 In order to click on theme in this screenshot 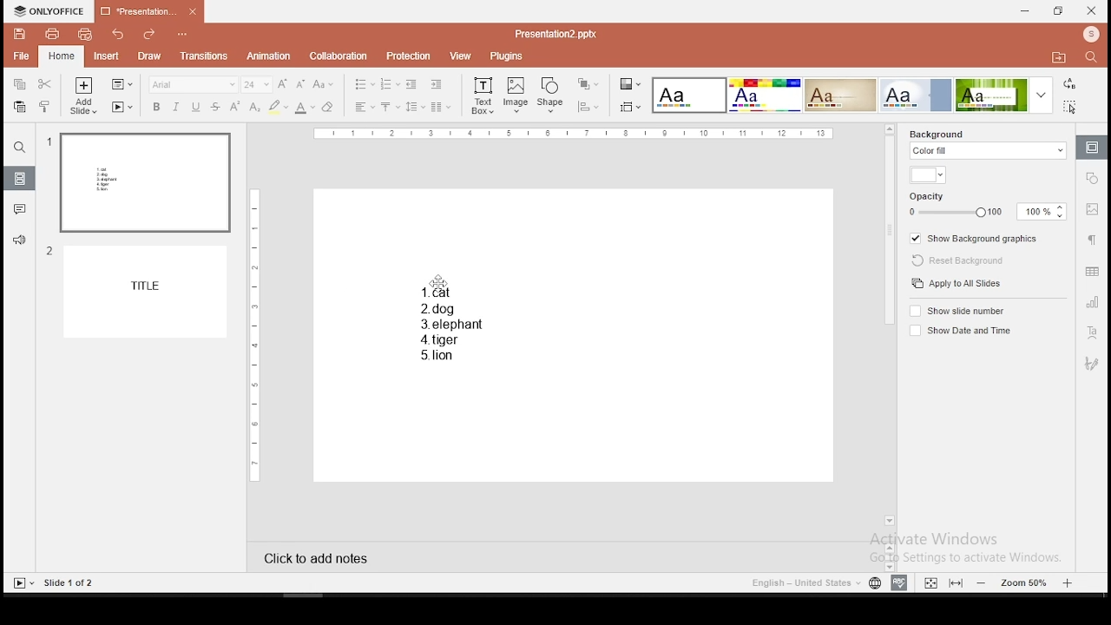, I will do `click(1004, 95)`.